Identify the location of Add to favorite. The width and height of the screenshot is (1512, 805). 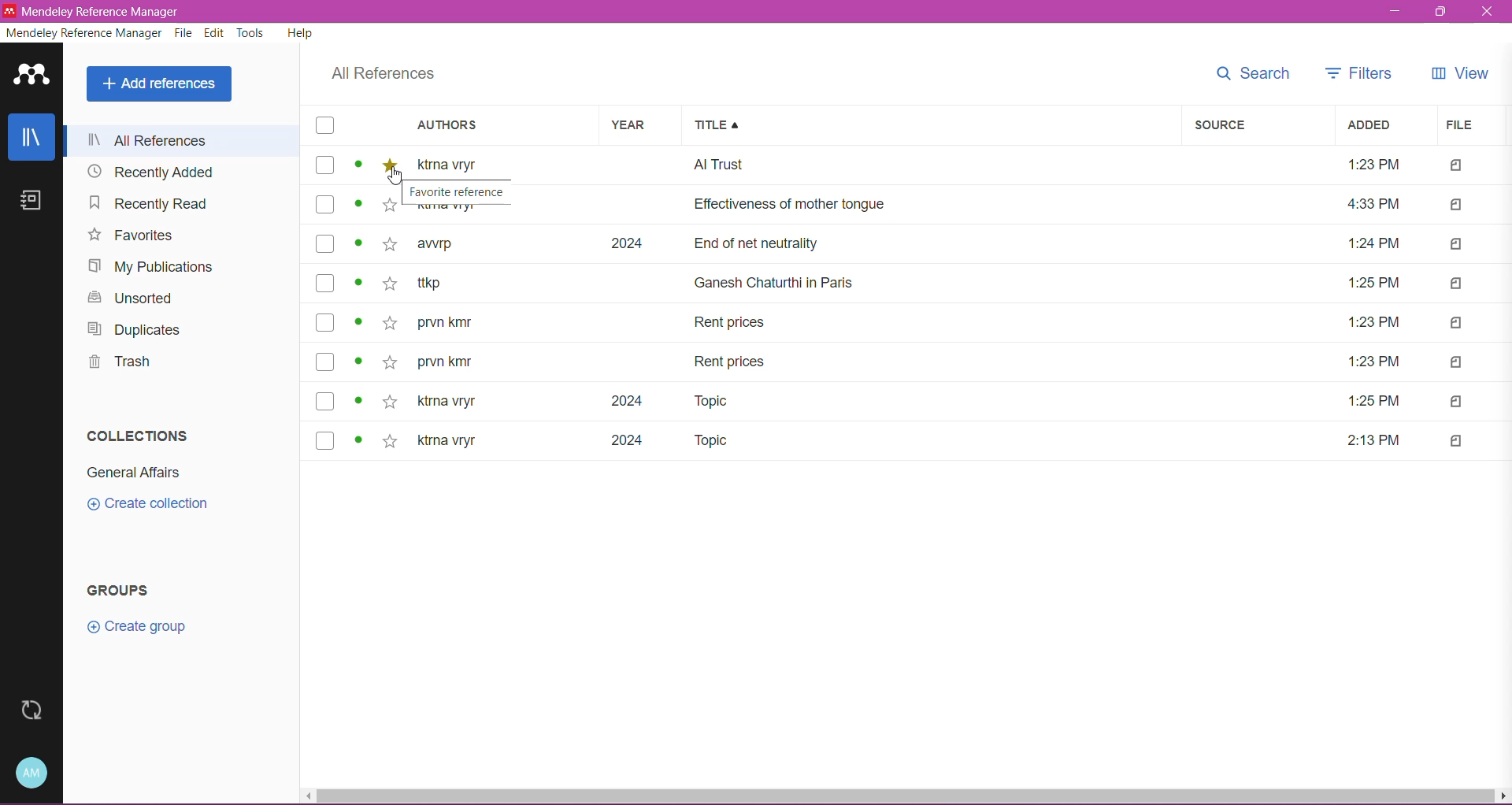
(390, 205).